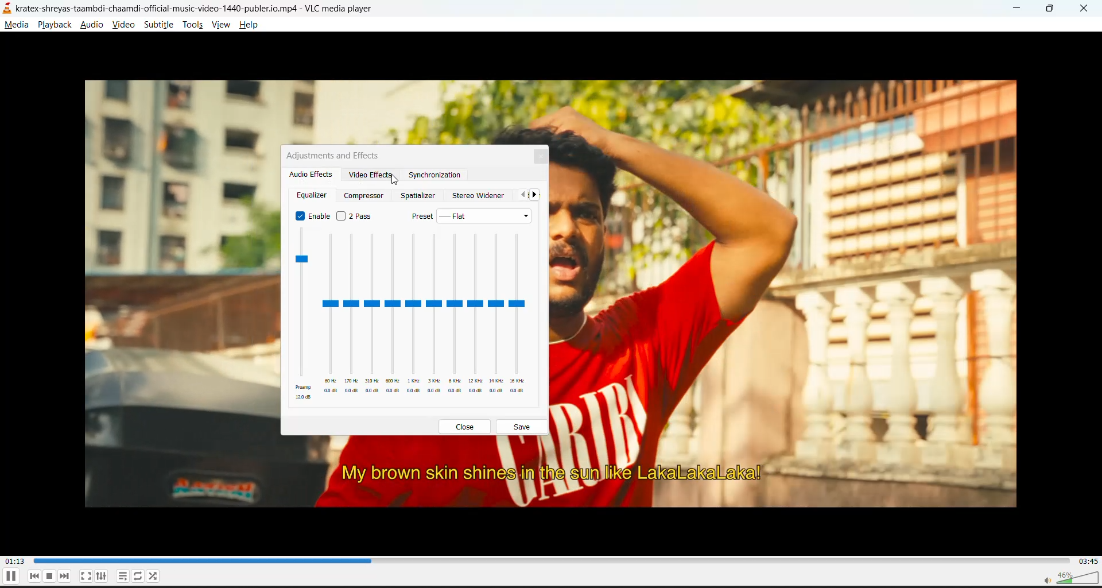 The height and width of the screenshot is (588, 1102). Describe the element at coordinates (362, 197) in the screenshot. I see `compressor` at that location.